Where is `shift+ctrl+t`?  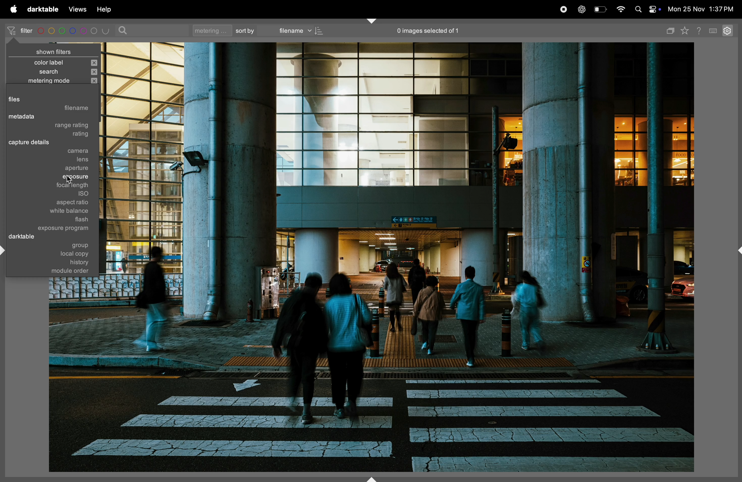 shift+ctrl+t is located at coordinates (372, 21).